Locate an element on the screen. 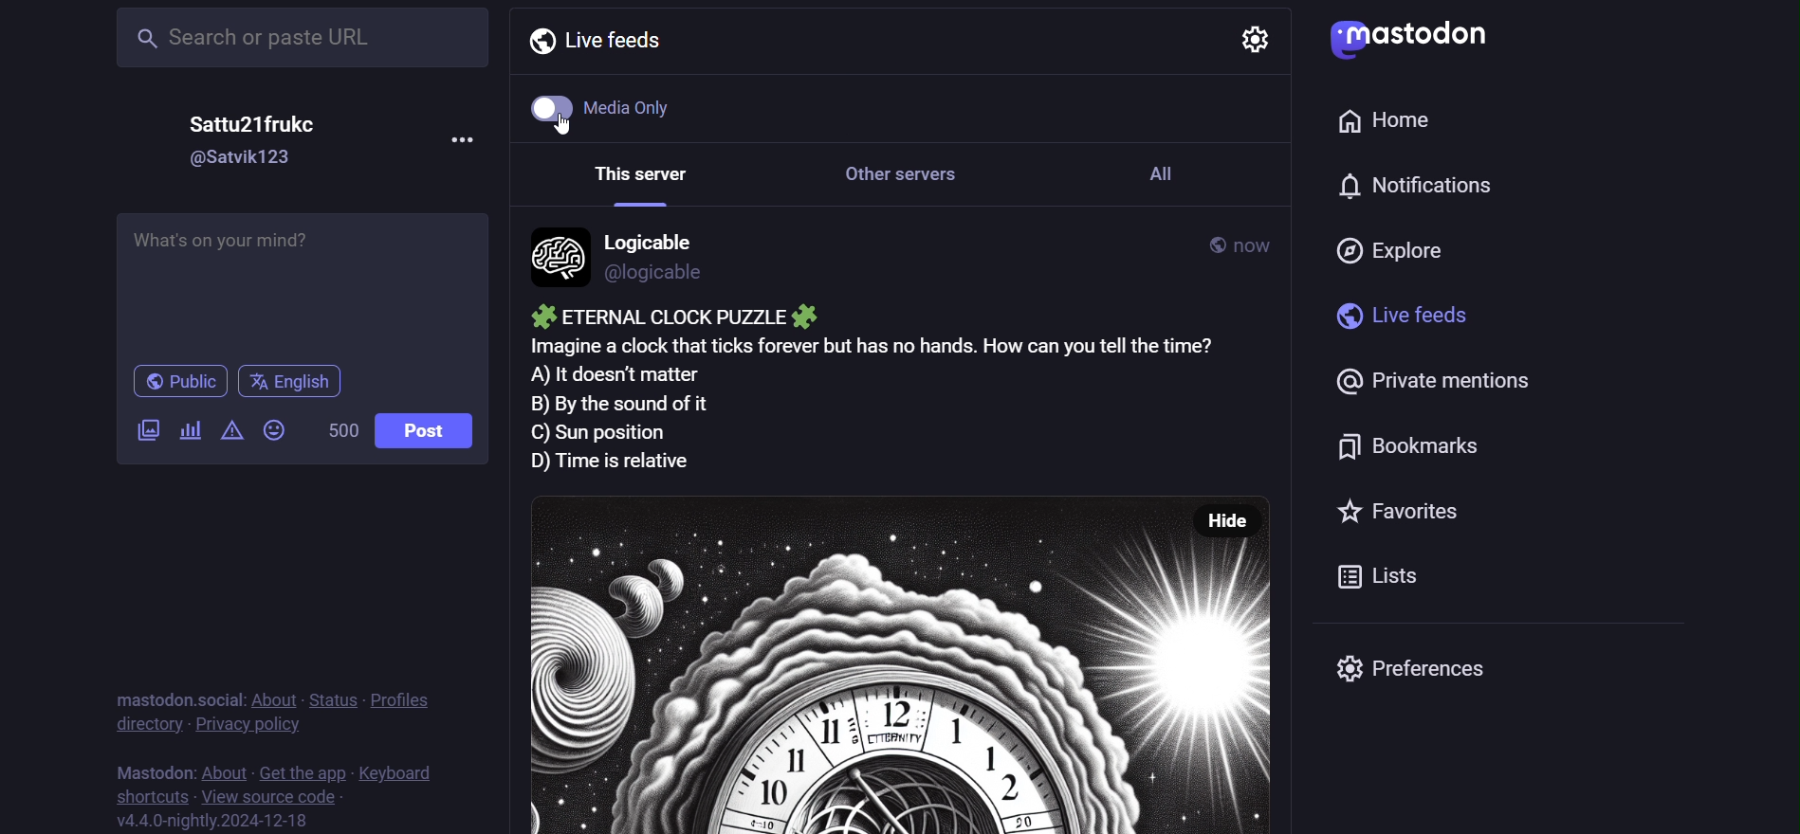  private mention is located at coordinates (1418, 378).